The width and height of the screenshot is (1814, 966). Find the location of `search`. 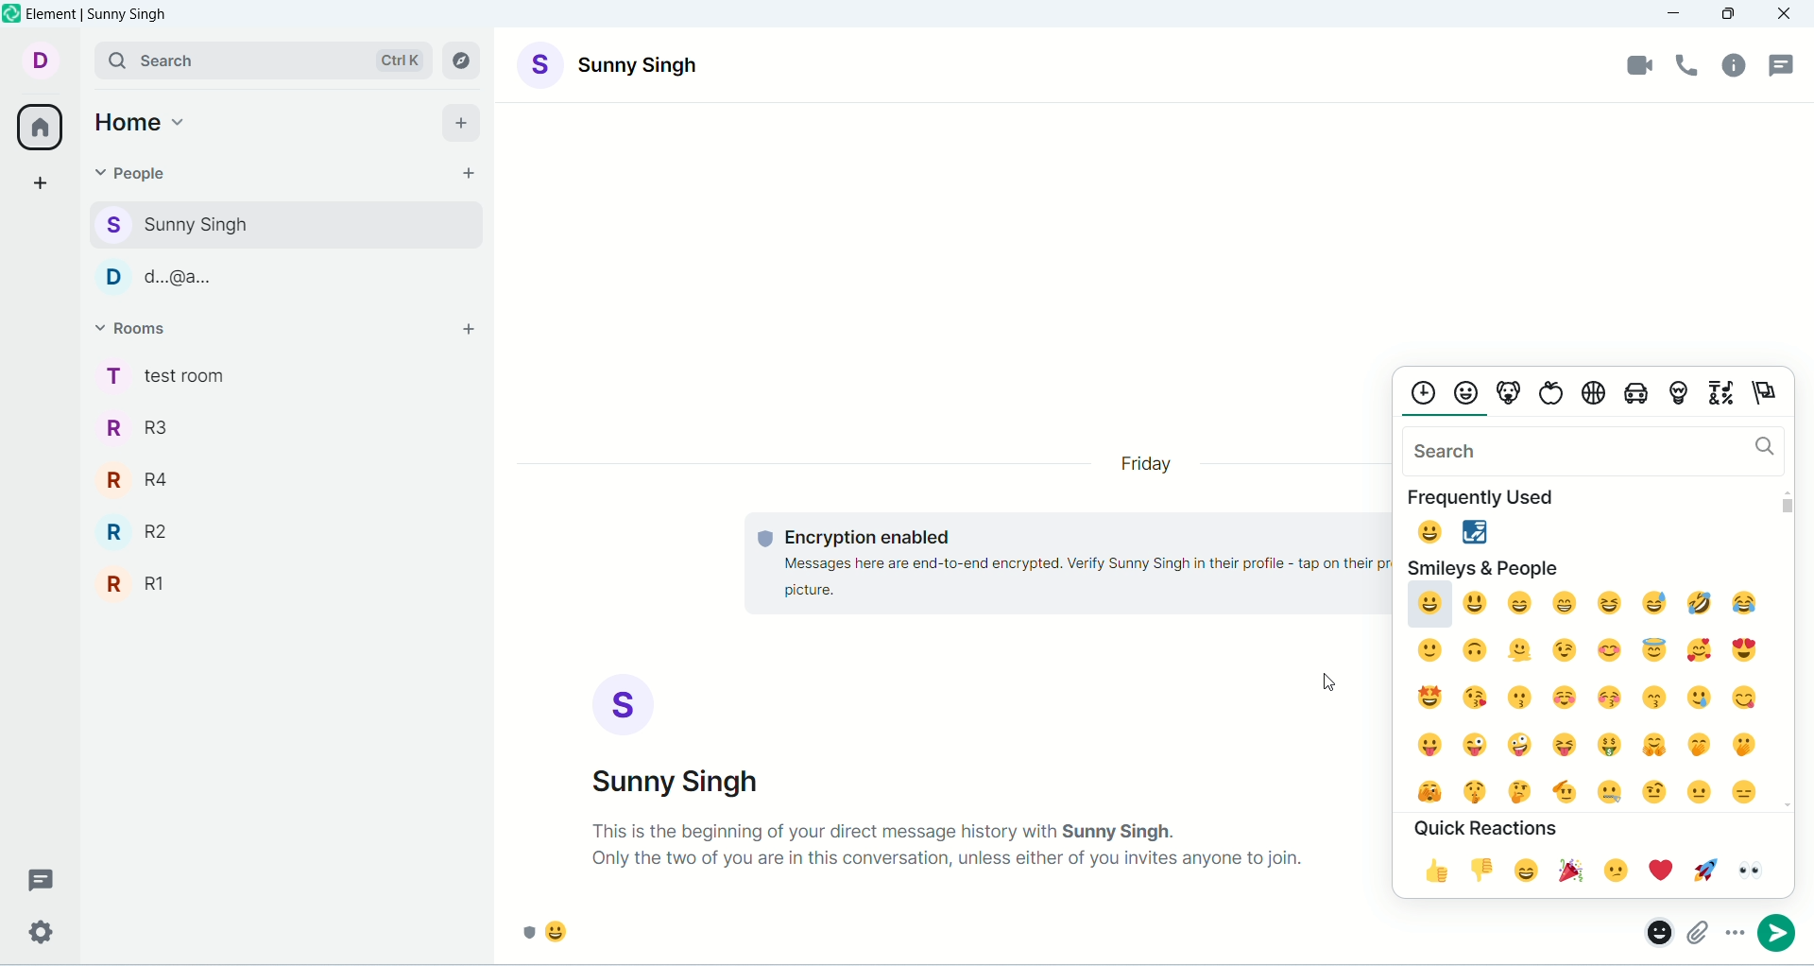

search is located at coordinates (262, 60).